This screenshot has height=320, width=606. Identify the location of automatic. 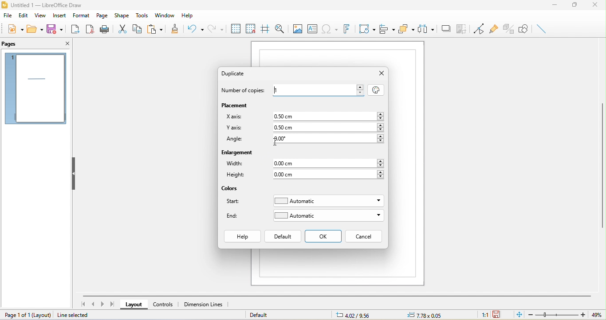
(328, 215).